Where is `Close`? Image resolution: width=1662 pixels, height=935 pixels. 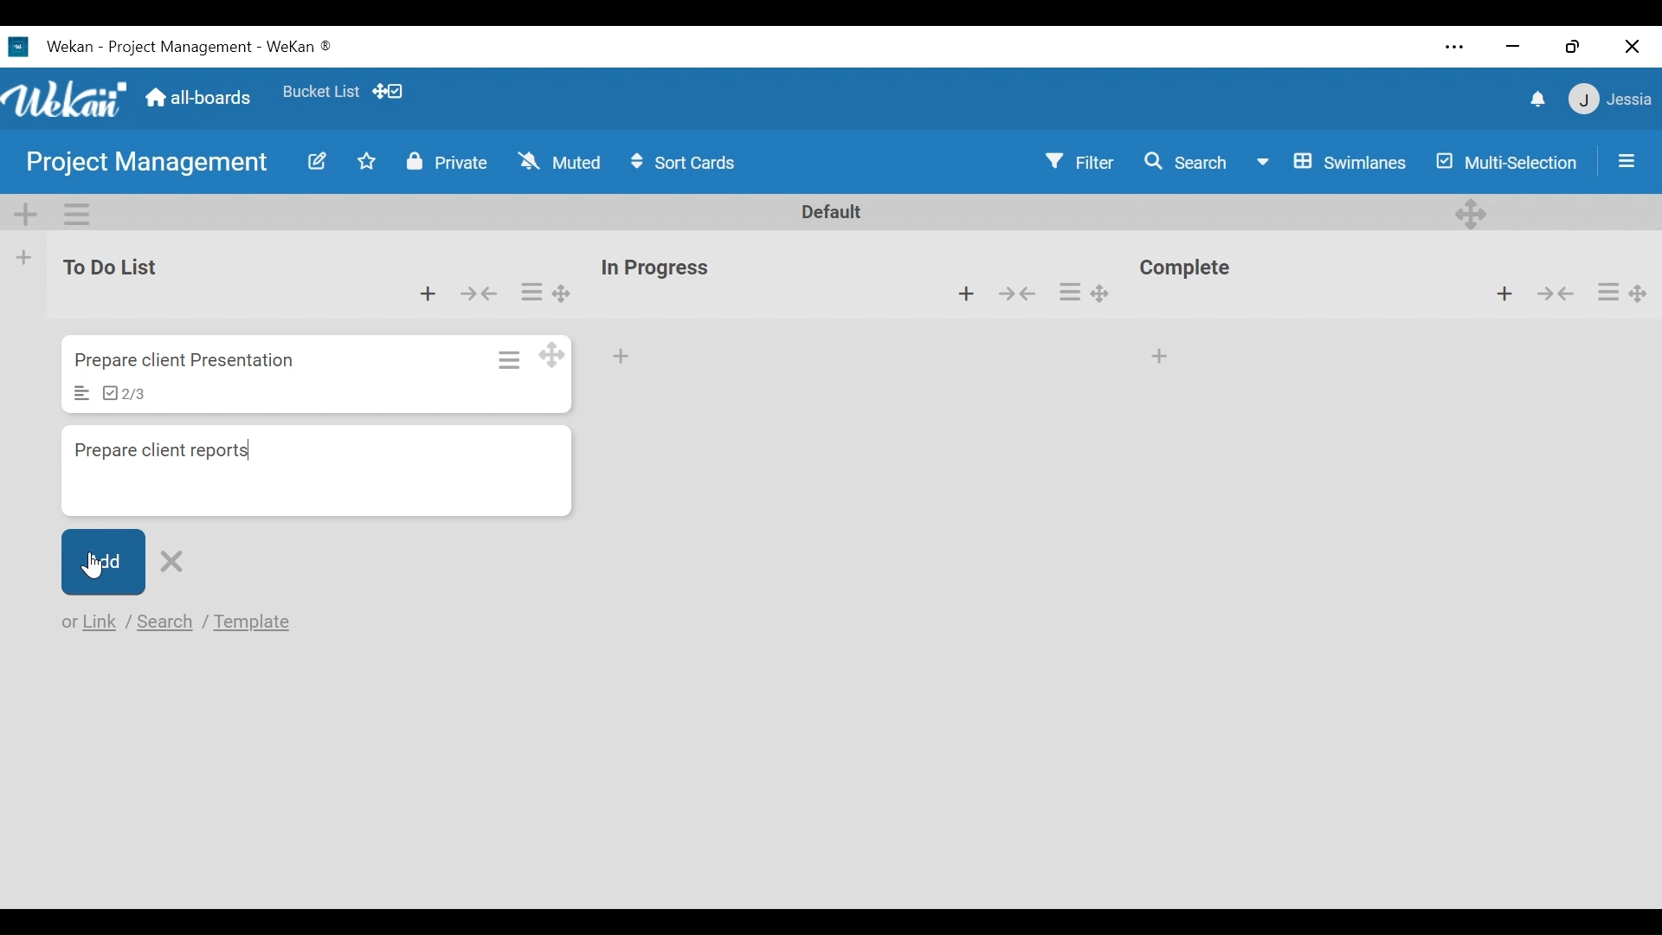
Close is located at coordinates (1632, 42).